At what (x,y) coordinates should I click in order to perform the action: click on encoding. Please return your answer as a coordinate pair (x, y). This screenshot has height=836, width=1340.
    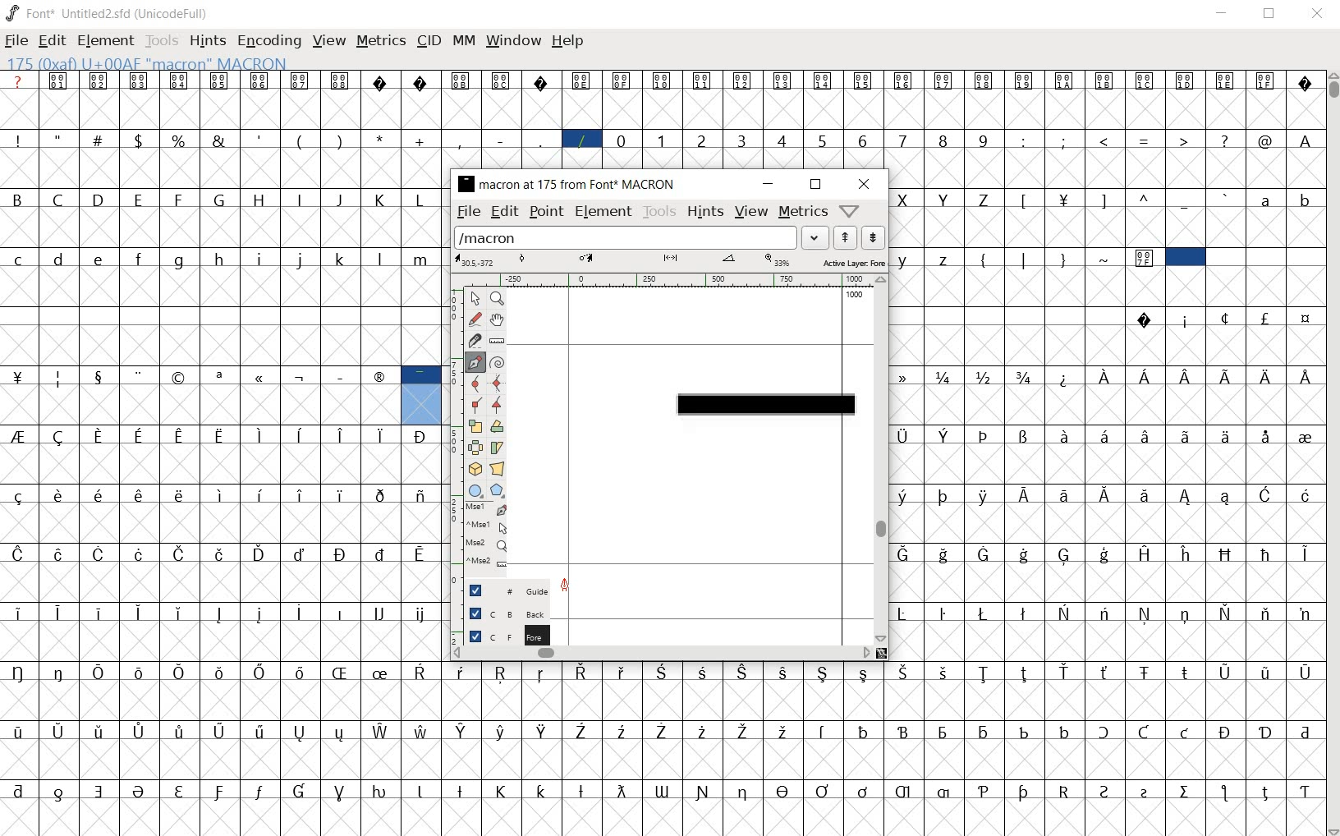
    Looking at the image, I should click on (268, 42).